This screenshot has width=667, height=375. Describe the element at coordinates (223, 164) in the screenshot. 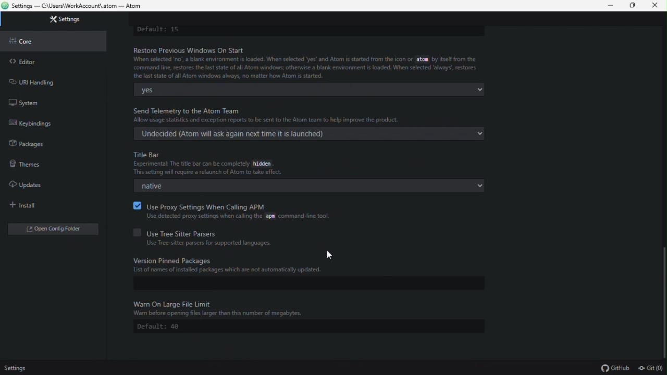

I see `Title Bar` at that location.